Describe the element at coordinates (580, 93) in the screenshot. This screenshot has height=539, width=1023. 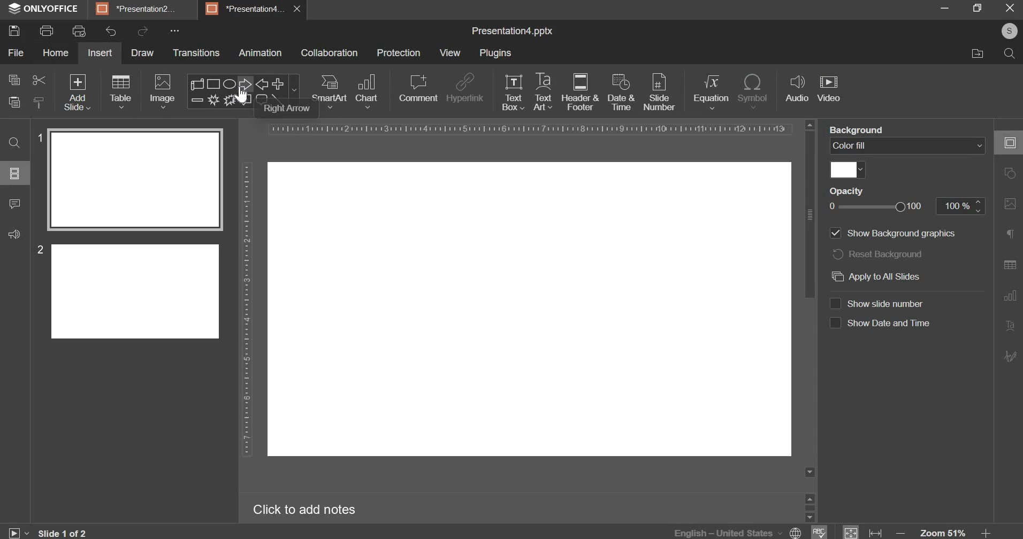
I see `header & footer` at that location.